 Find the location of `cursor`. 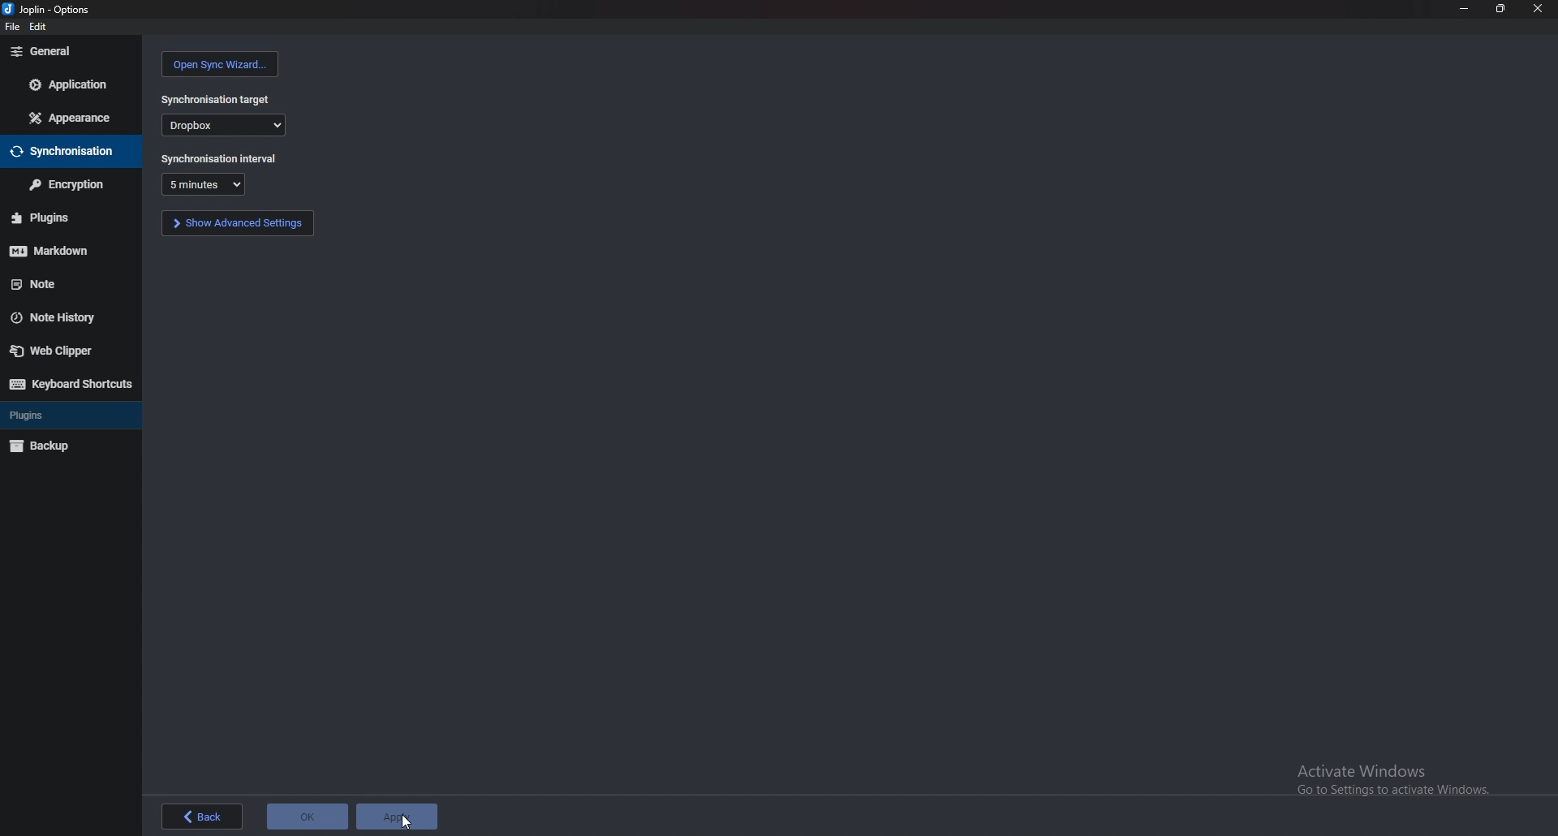

cursor is located at coordinates (407, 821).